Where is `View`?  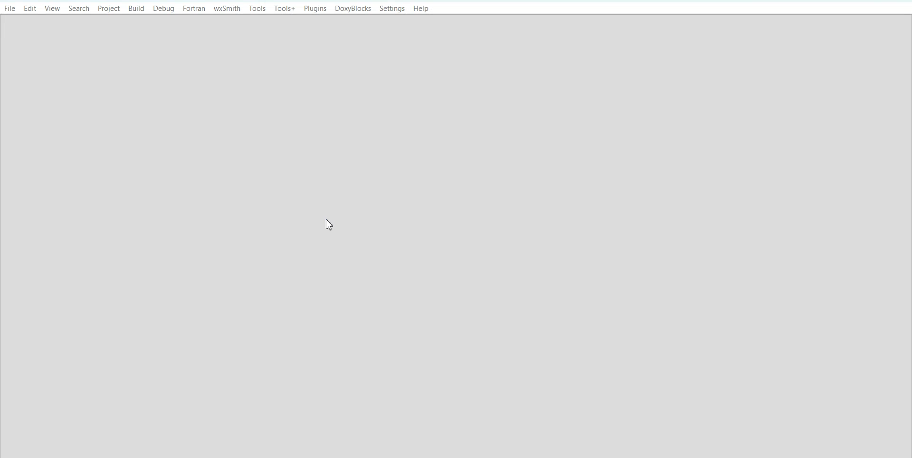
View is located at coordinates (53, 8).